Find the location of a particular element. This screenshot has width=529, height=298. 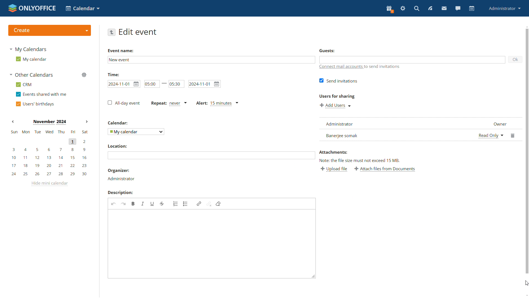

scroll down is located at coordinates (526, 295).